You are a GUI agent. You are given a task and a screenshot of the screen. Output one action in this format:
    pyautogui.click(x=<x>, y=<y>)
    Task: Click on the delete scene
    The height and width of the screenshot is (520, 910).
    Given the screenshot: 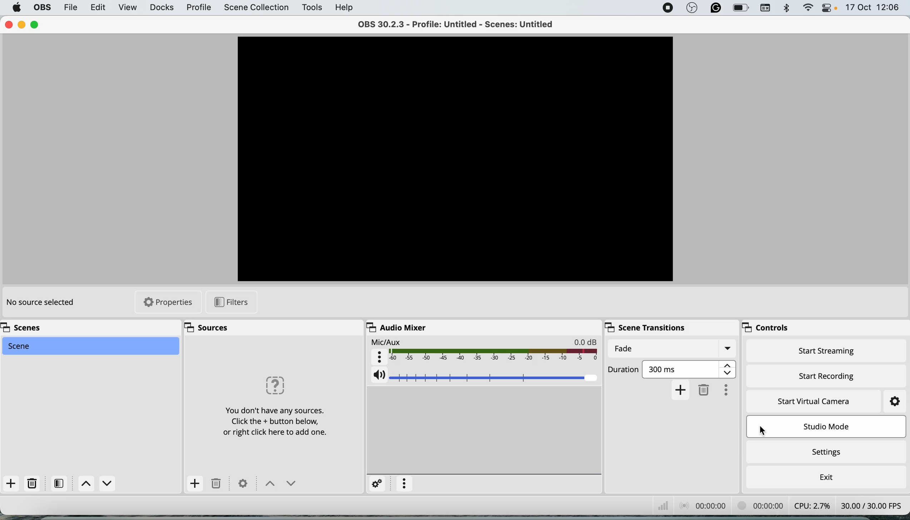 What is the action you would take?
    pyautogui.click(x=32, y=482)
    